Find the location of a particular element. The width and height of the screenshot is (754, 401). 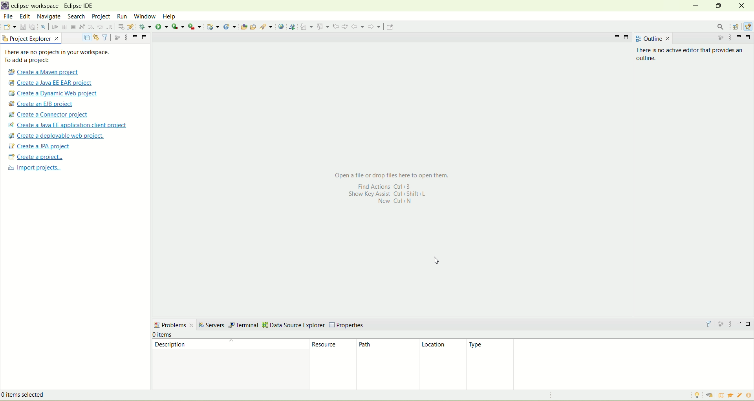

view menu is located at coordinates (732, 324).